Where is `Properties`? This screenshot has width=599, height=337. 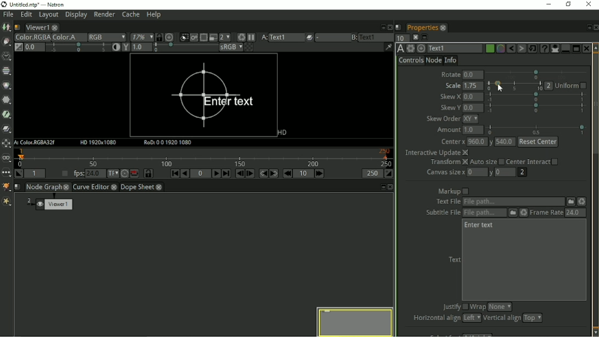
Properties is located at coordinates (427, 27).